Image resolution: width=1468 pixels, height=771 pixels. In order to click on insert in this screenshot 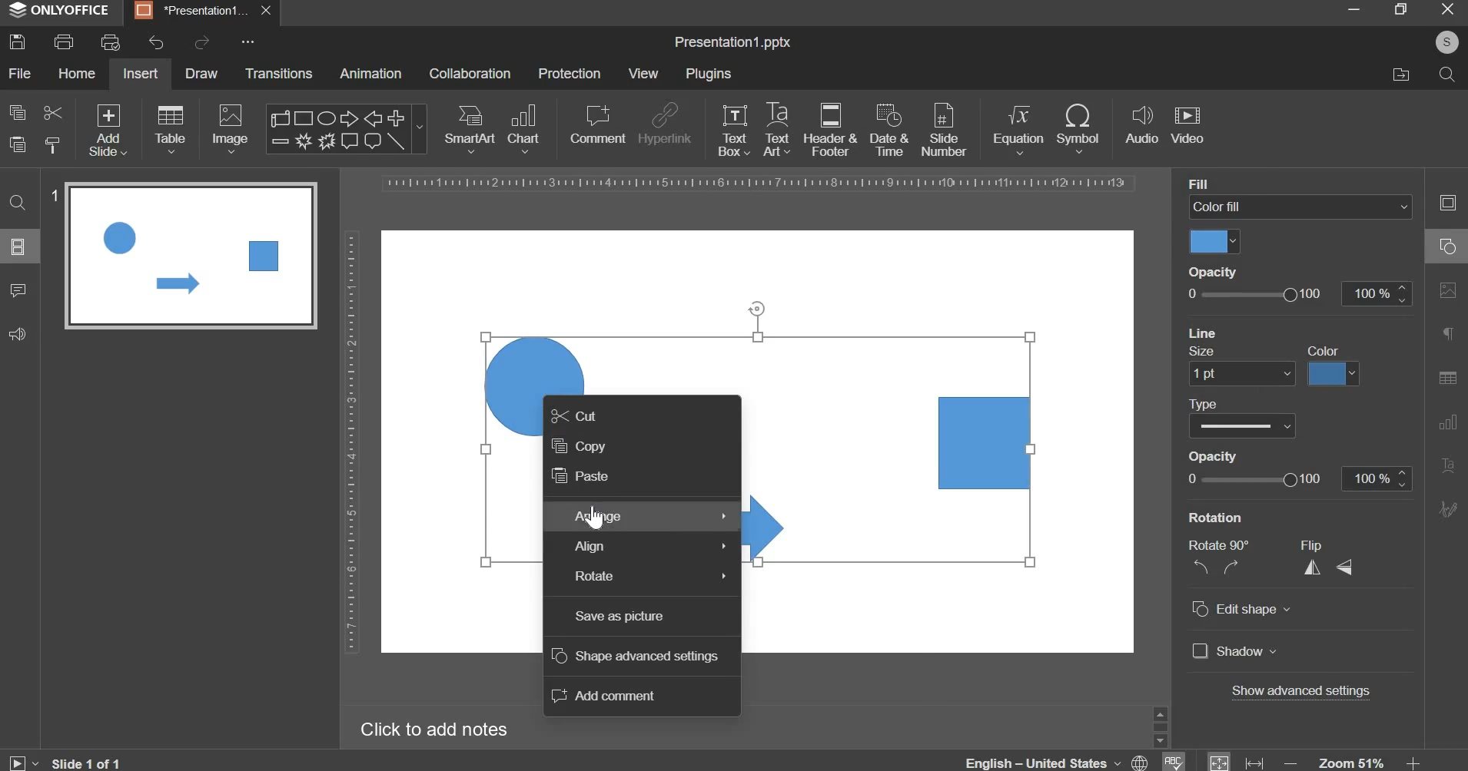, I will do `click(141, 73)`.